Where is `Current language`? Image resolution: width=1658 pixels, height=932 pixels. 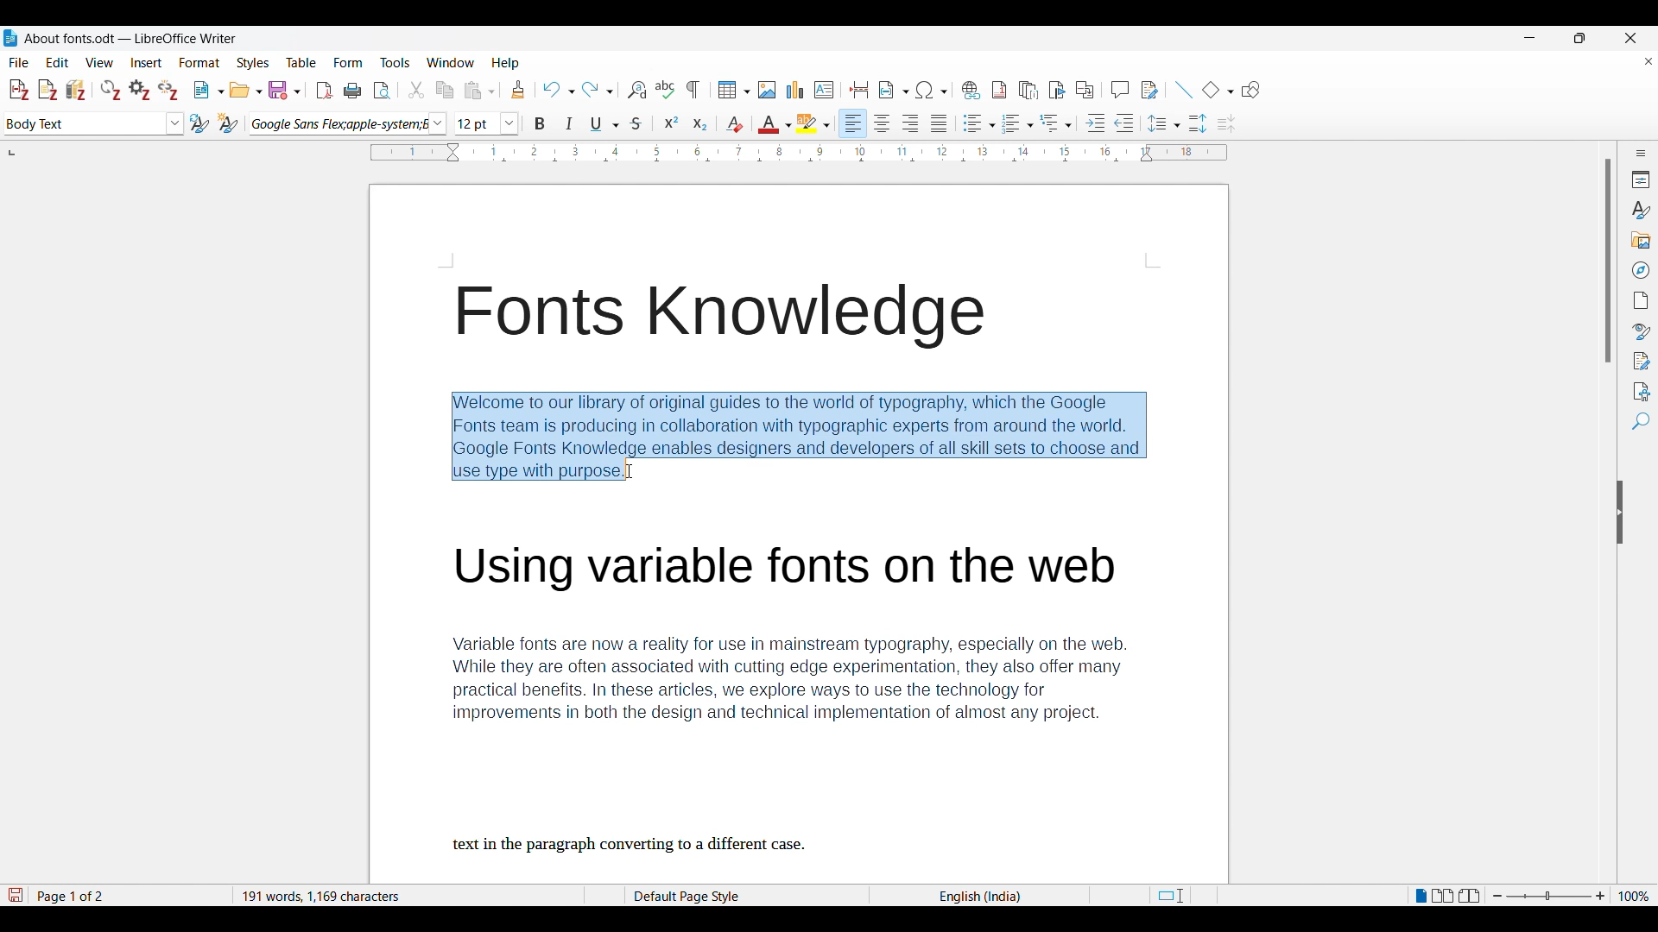
Current language is located at coordinates (983, 896).